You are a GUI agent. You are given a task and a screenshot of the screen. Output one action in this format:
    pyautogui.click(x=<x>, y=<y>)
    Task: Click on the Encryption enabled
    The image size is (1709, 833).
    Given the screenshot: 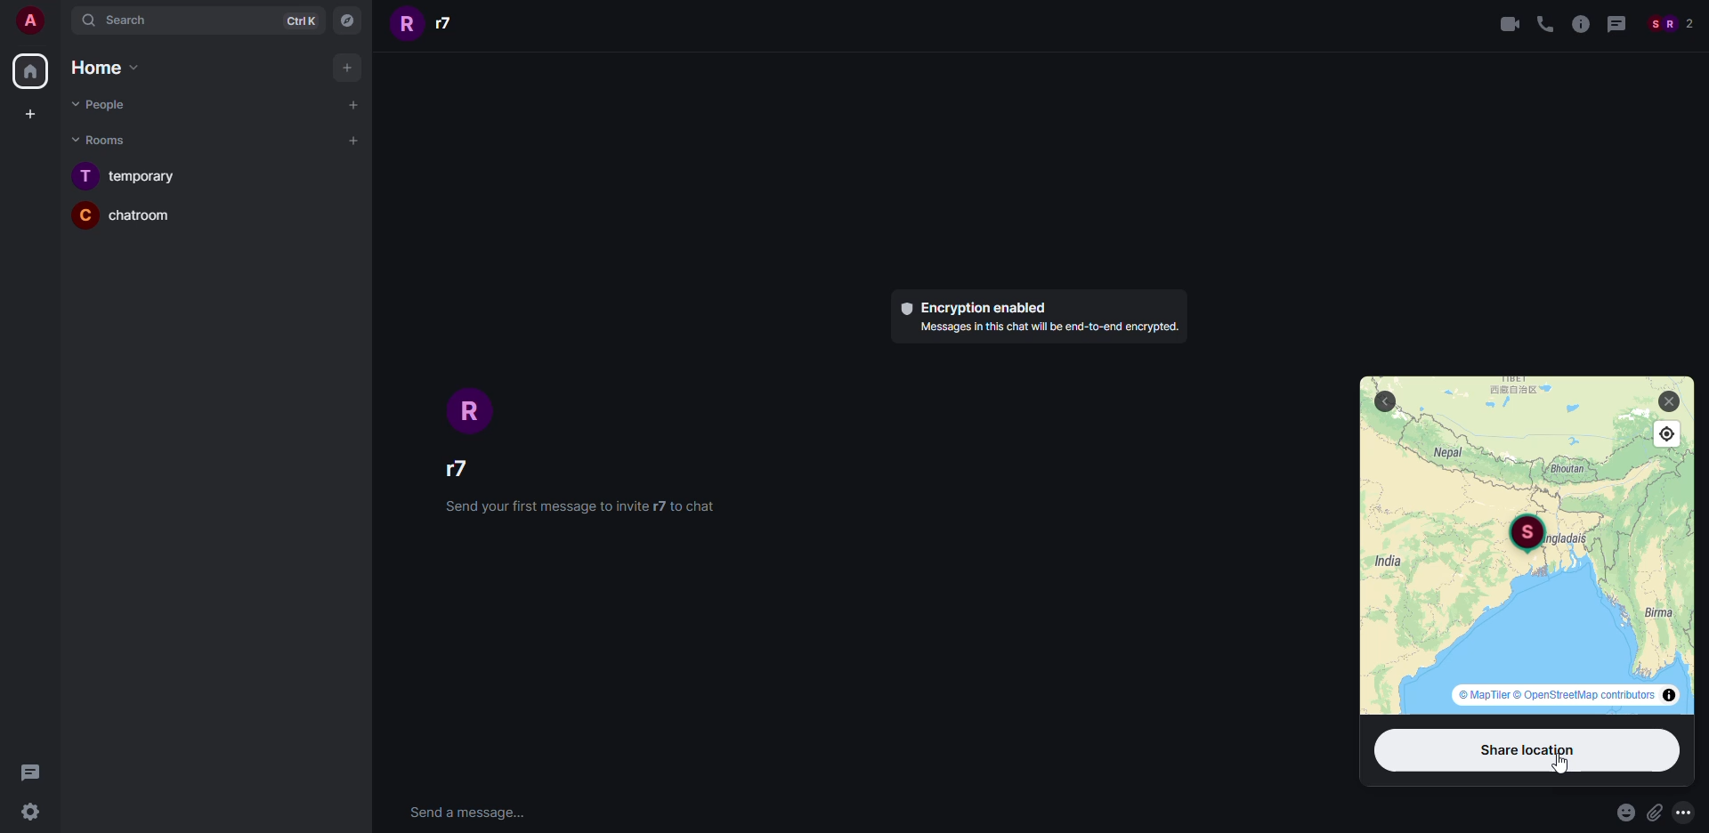 What is the action you would take?
    pyautogui.click(x=974, y=308)
    